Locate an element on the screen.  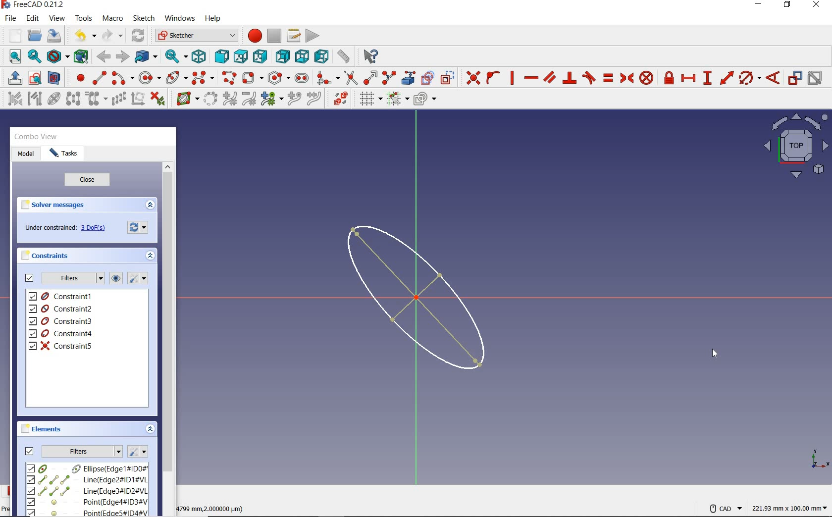
top is located at coordinates (240, 54).